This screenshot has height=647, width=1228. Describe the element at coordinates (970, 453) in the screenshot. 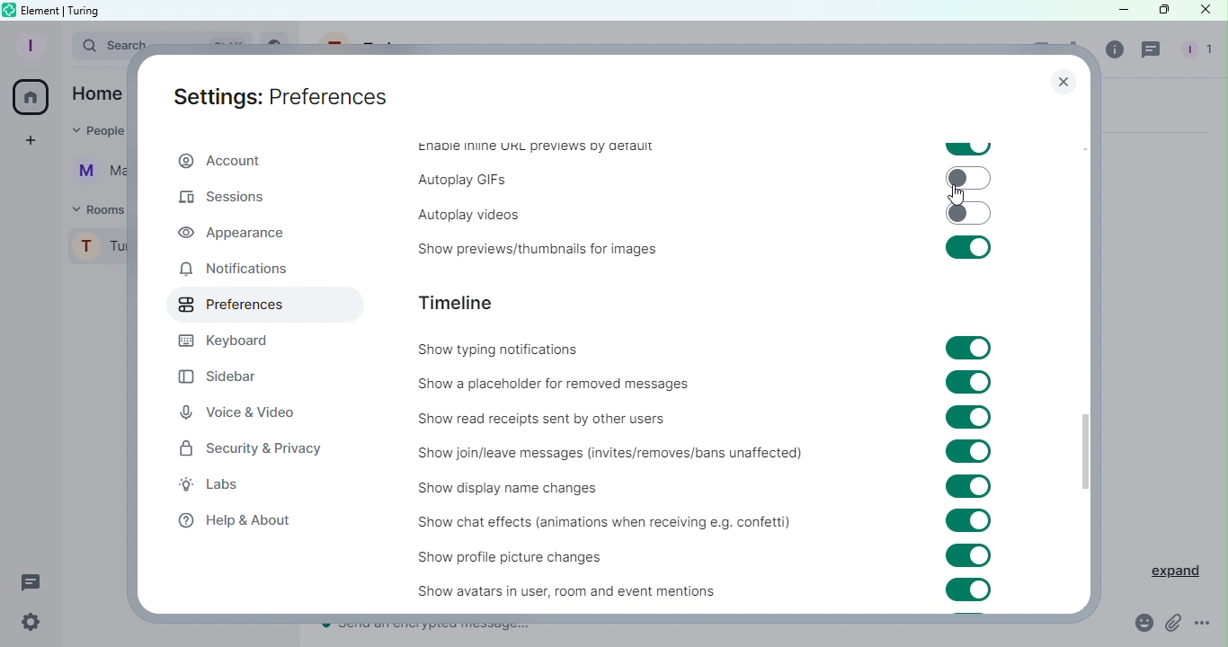

I see `Toggle` at that location.